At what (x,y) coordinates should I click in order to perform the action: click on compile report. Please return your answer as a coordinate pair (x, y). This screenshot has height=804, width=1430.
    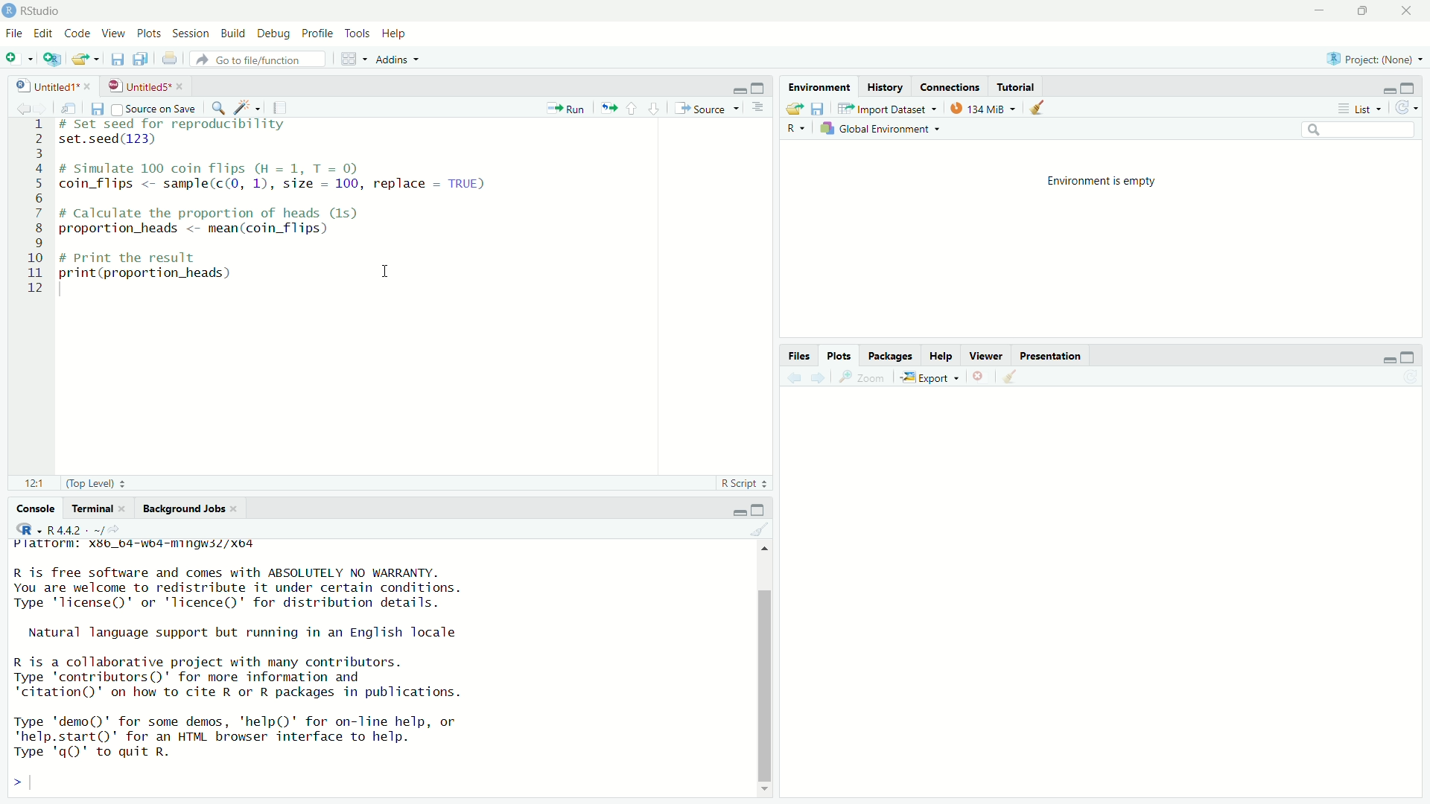
    Looking at the image, I should click on (287, 106).